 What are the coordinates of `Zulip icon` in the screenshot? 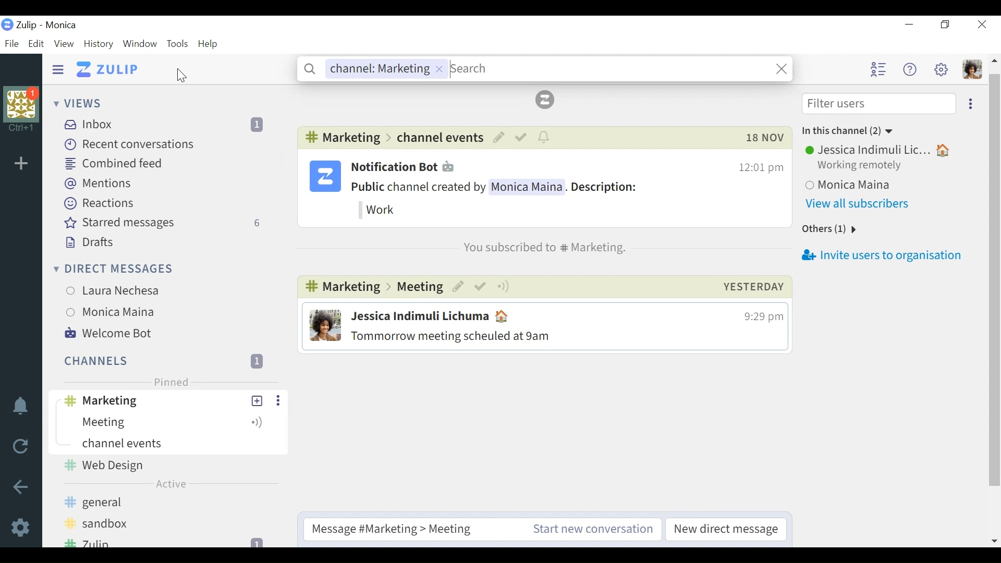 It's located at (546, 101).